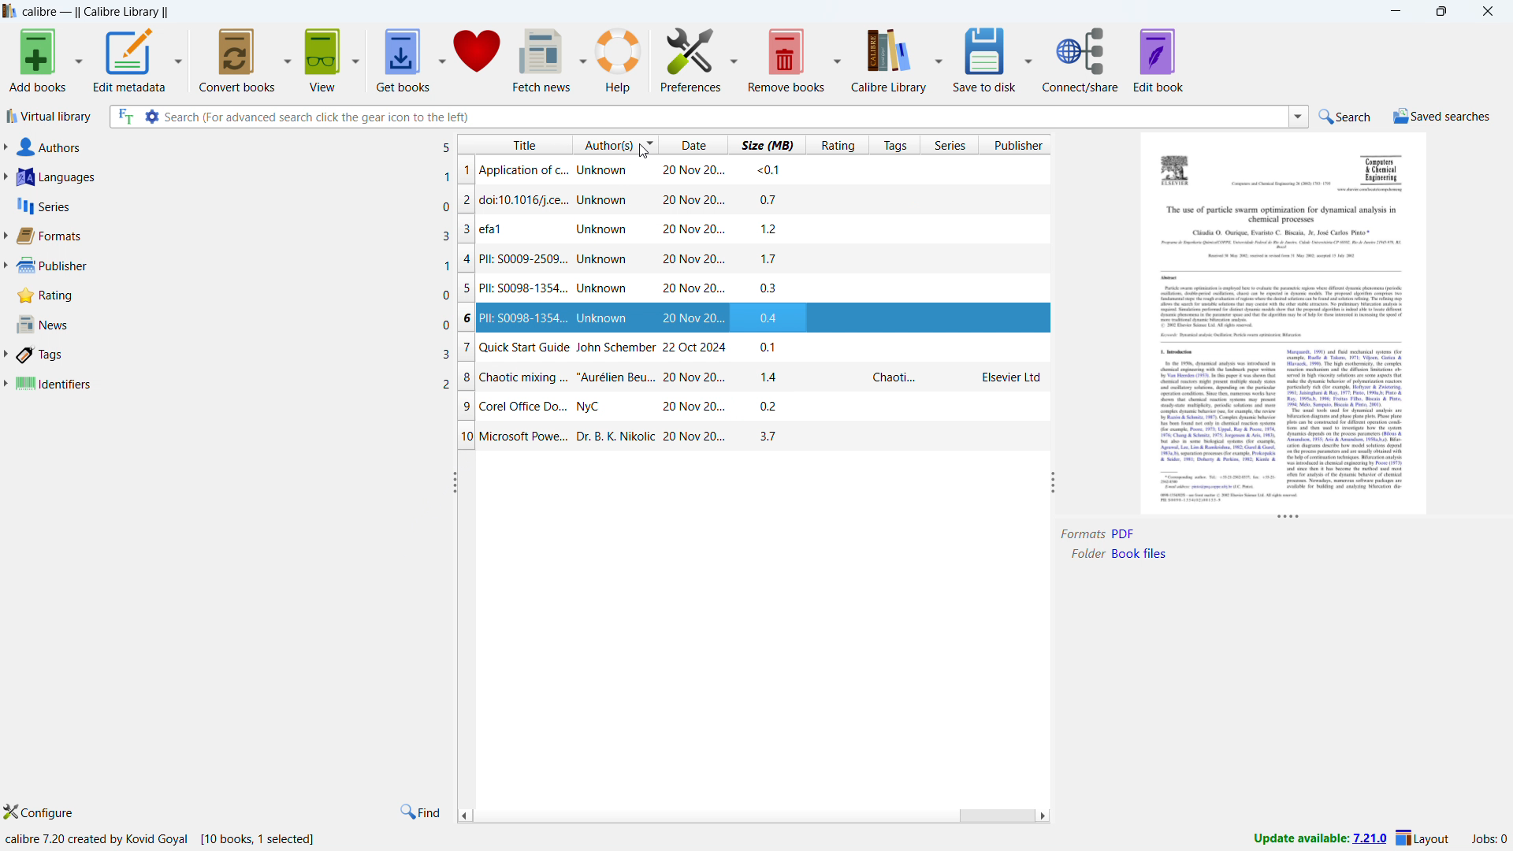  Describe the element at coordinates (1028, 59) in the screenshot. I see `Save to disk options` at that location.